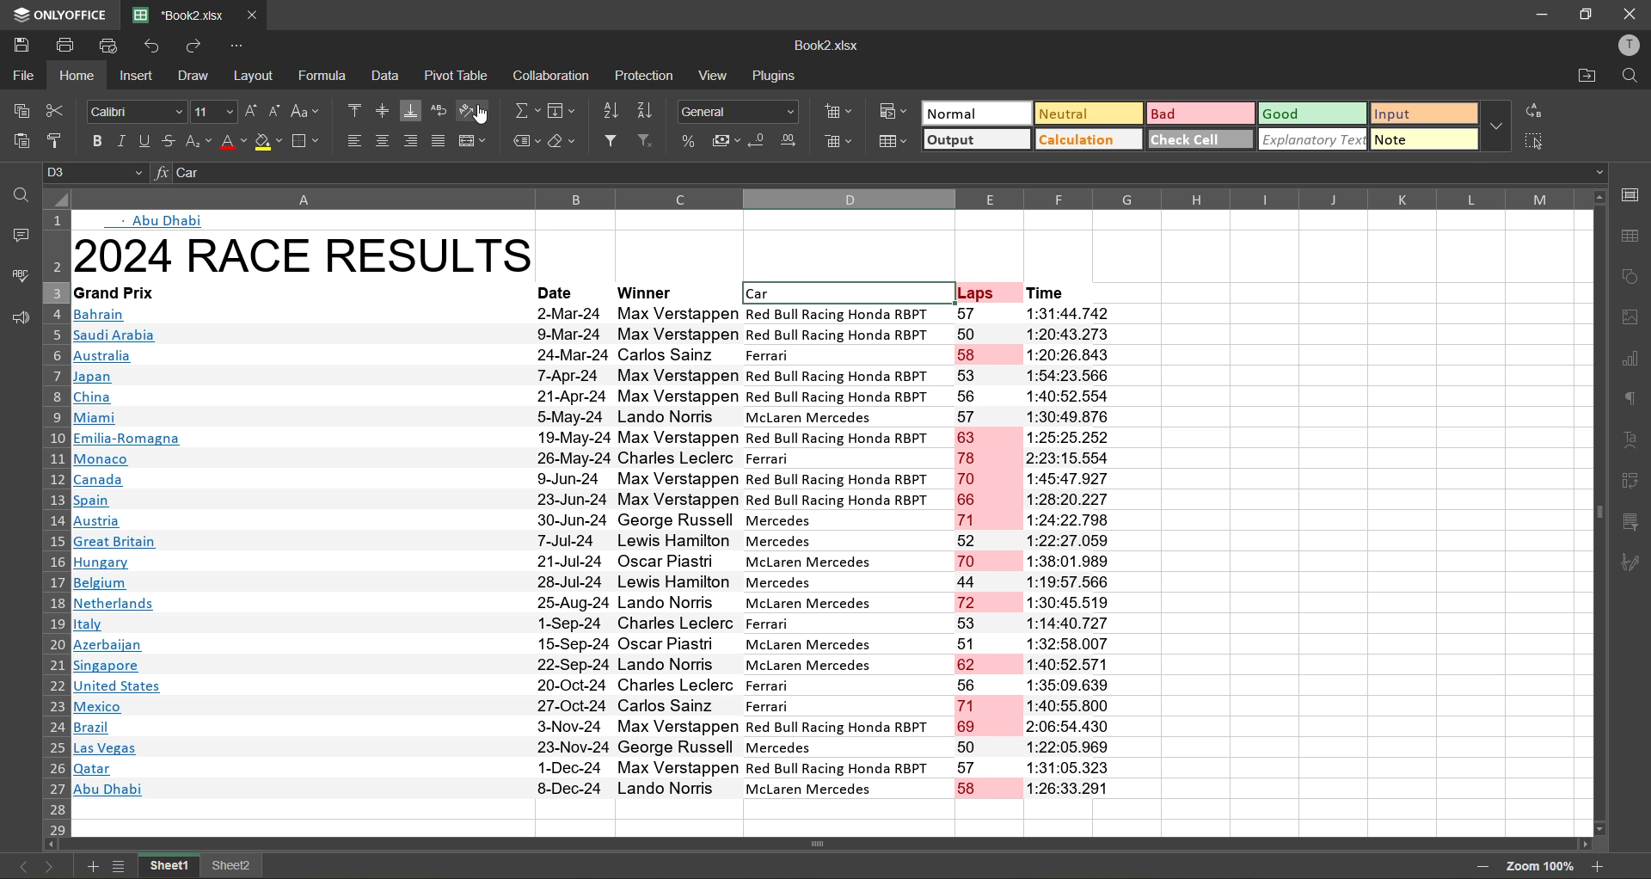 Image resolution: width=1651 pixels, height=879 pixels. I want to click on zoom out, so click(1489, 867).